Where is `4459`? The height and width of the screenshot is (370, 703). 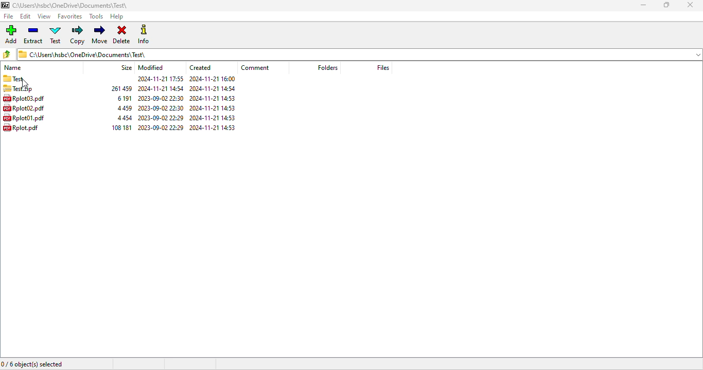
4459 is located at coordinates (124, 108).